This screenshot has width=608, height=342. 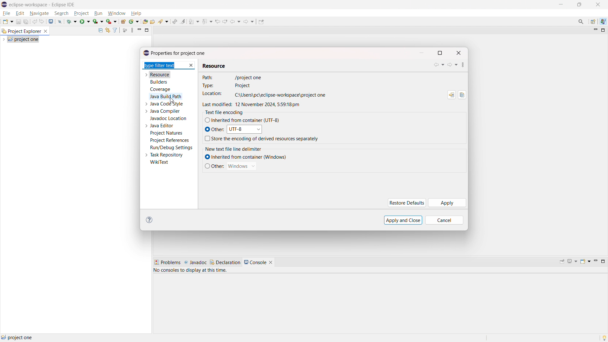 I want to click on forward, so click(x=453, y=65).